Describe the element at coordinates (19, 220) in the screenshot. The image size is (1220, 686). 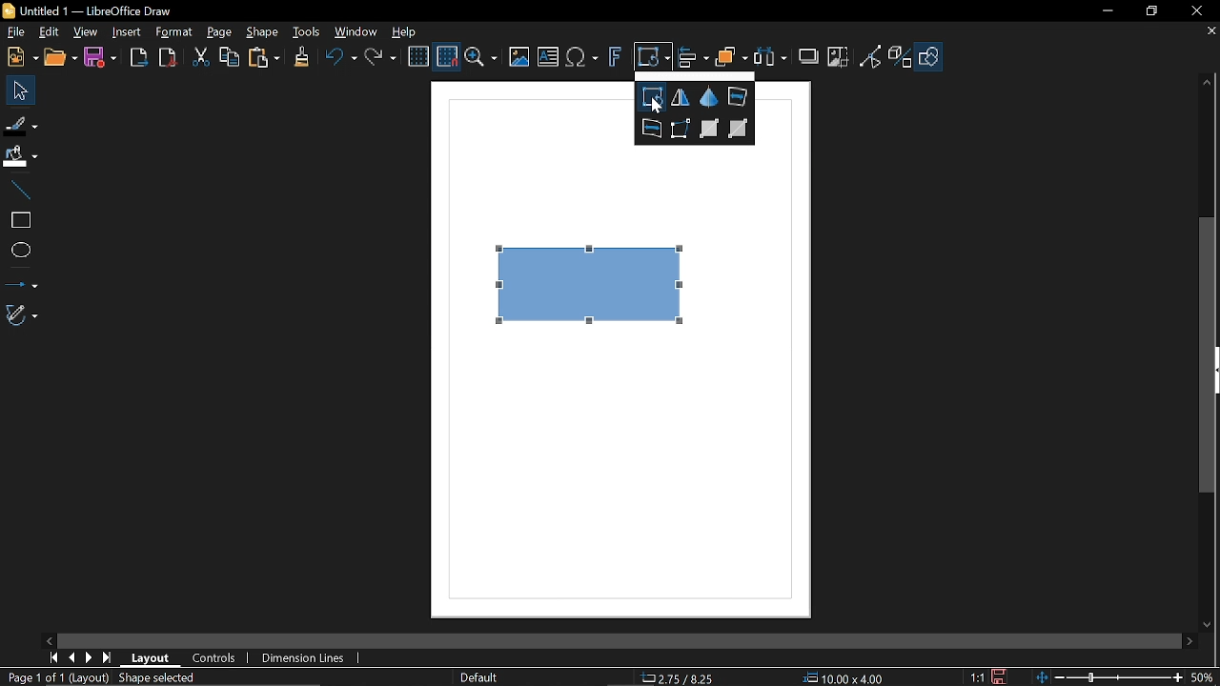
I see `Rectangle` at that location.